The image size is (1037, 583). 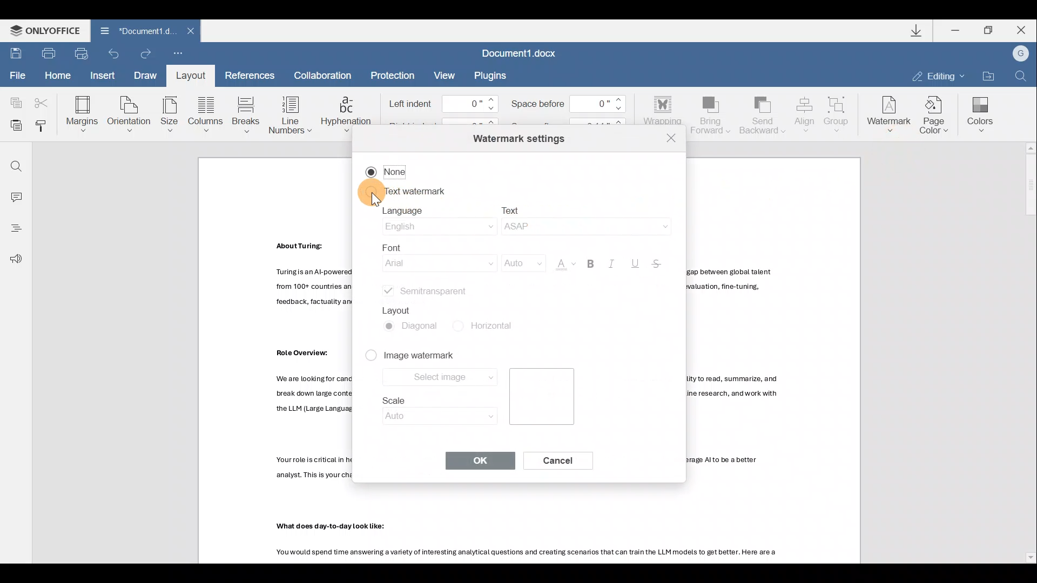 What do you see at coordinates (445, 74) in the screenshot?
I see `View` at bounding box center [445, 74].